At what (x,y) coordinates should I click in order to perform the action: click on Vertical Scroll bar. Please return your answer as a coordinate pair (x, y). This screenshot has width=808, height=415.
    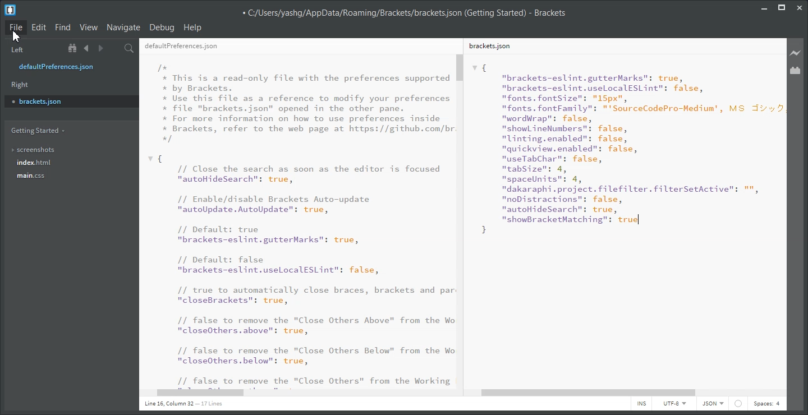
    Looking at the image, I should click on (462, 220).